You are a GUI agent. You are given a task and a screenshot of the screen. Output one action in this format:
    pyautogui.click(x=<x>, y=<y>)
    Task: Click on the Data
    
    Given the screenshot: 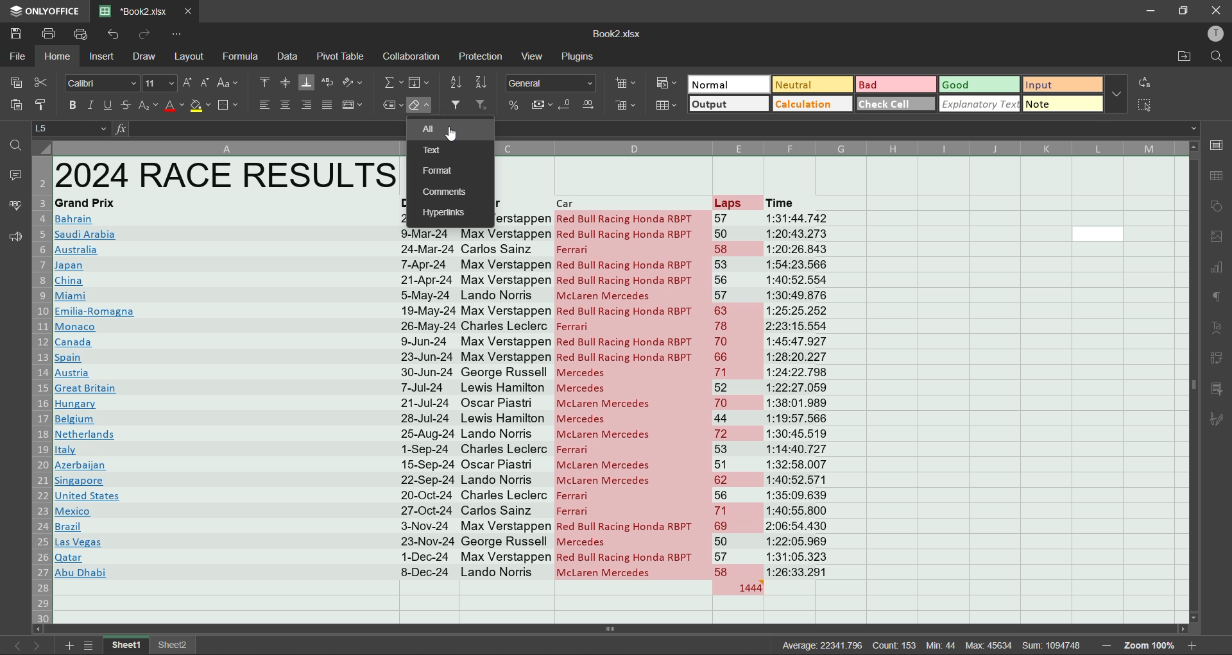 What is the action you would take?
    pyautogui.click(x=666, y=211)
    